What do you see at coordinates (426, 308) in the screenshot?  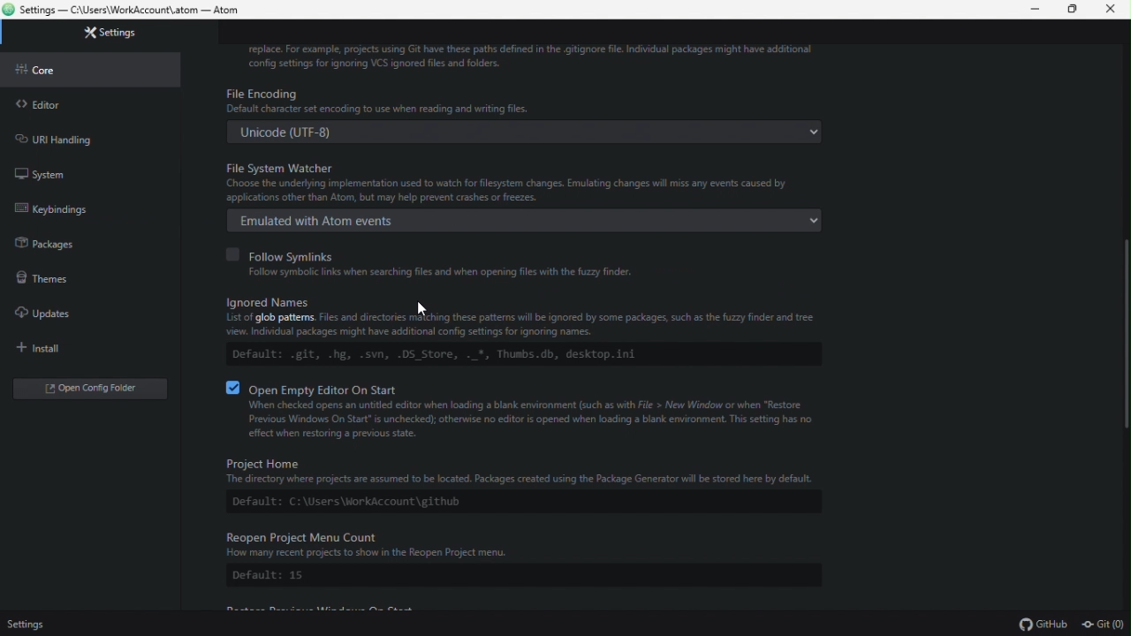 I see `cursor` at bounding box center [426, 308].